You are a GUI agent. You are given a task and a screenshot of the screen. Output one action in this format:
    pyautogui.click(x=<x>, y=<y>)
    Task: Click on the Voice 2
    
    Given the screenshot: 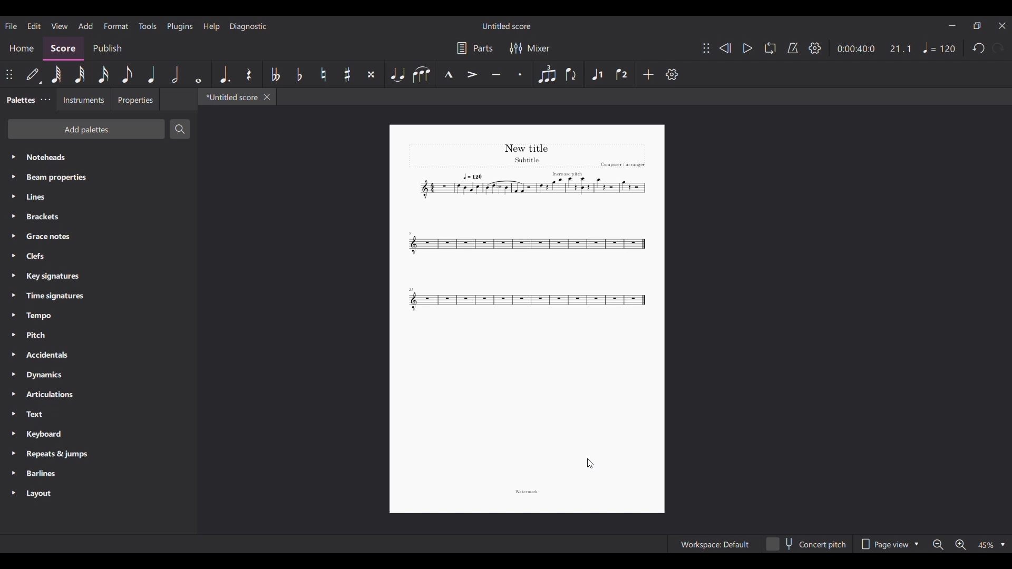 What is the action you would take?
    pyautogui.click(x=622, y=74)
    